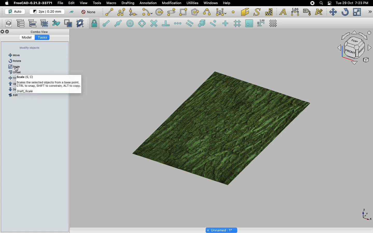 The width and height of the screenshot is (373, 233). What do you see at coordinates (72, 3) in the screenshot?
I see `Edit` at bounding box center [72, 3].